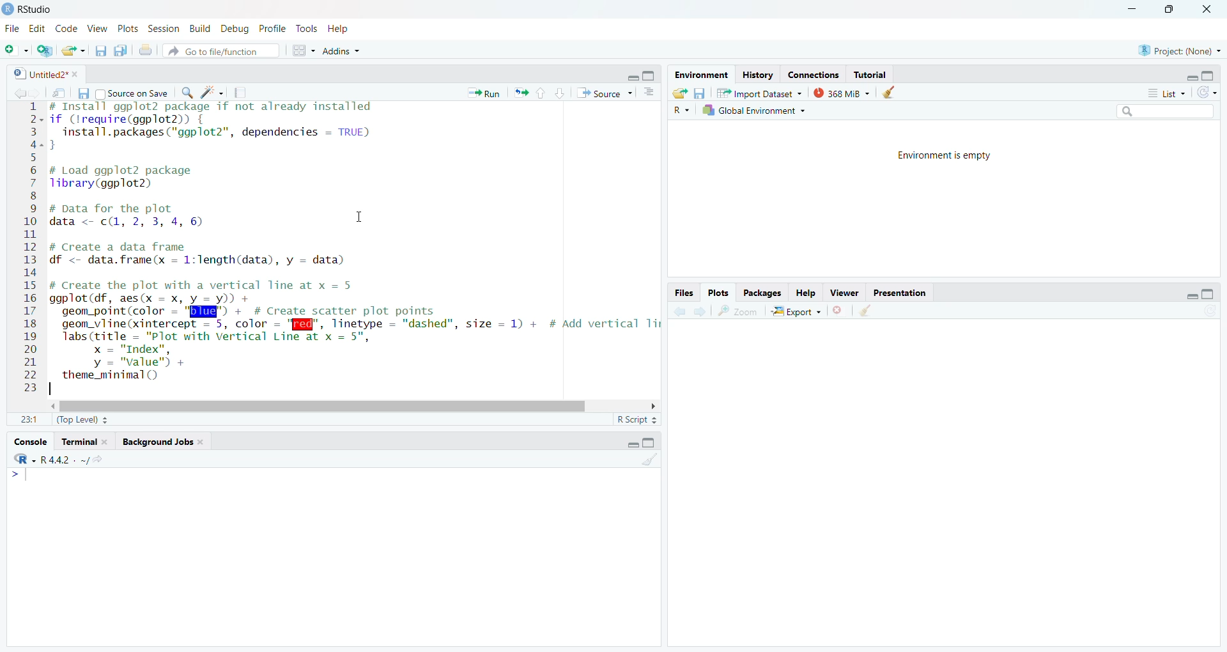  I want to click on close, so click(838, 313).